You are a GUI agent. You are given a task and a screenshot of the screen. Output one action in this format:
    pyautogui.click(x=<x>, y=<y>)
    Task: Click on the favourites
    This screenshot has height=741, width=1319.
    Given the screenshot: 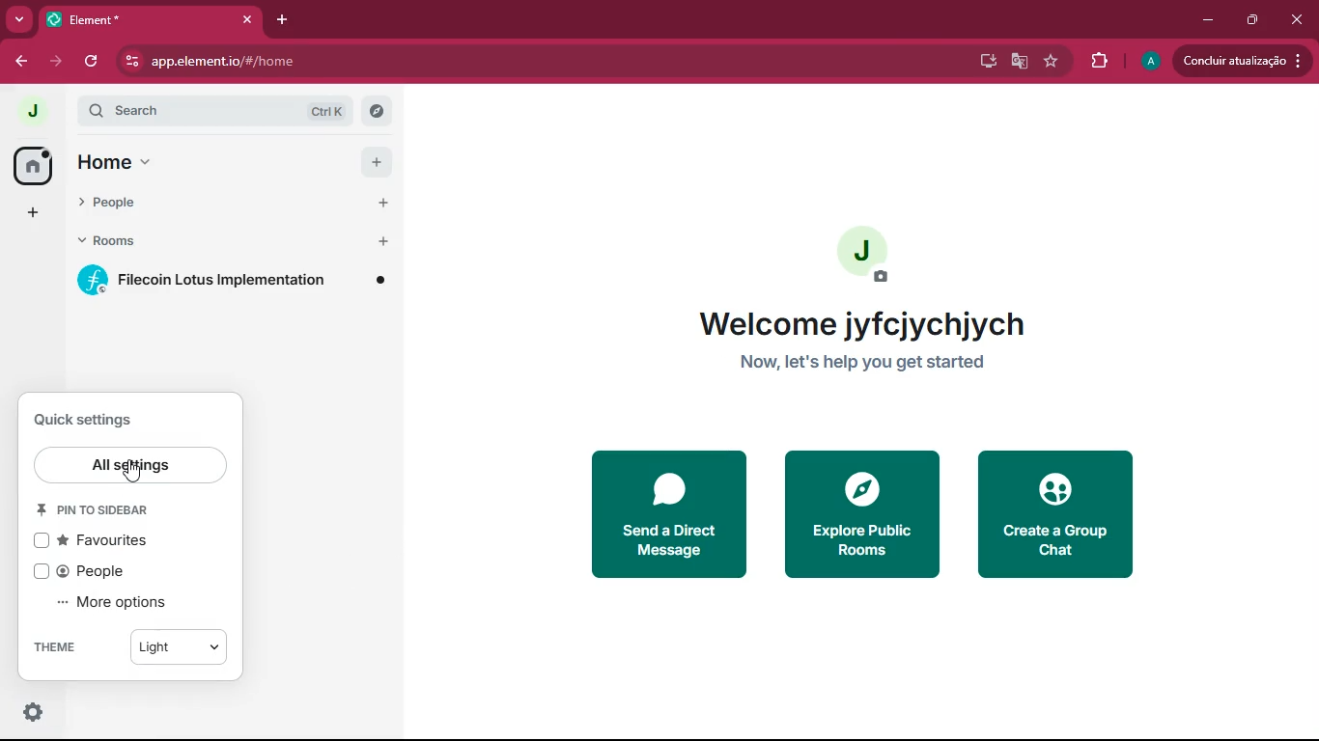 What is the action you would take?
    pyautogui.click(x=101, y=541)
    